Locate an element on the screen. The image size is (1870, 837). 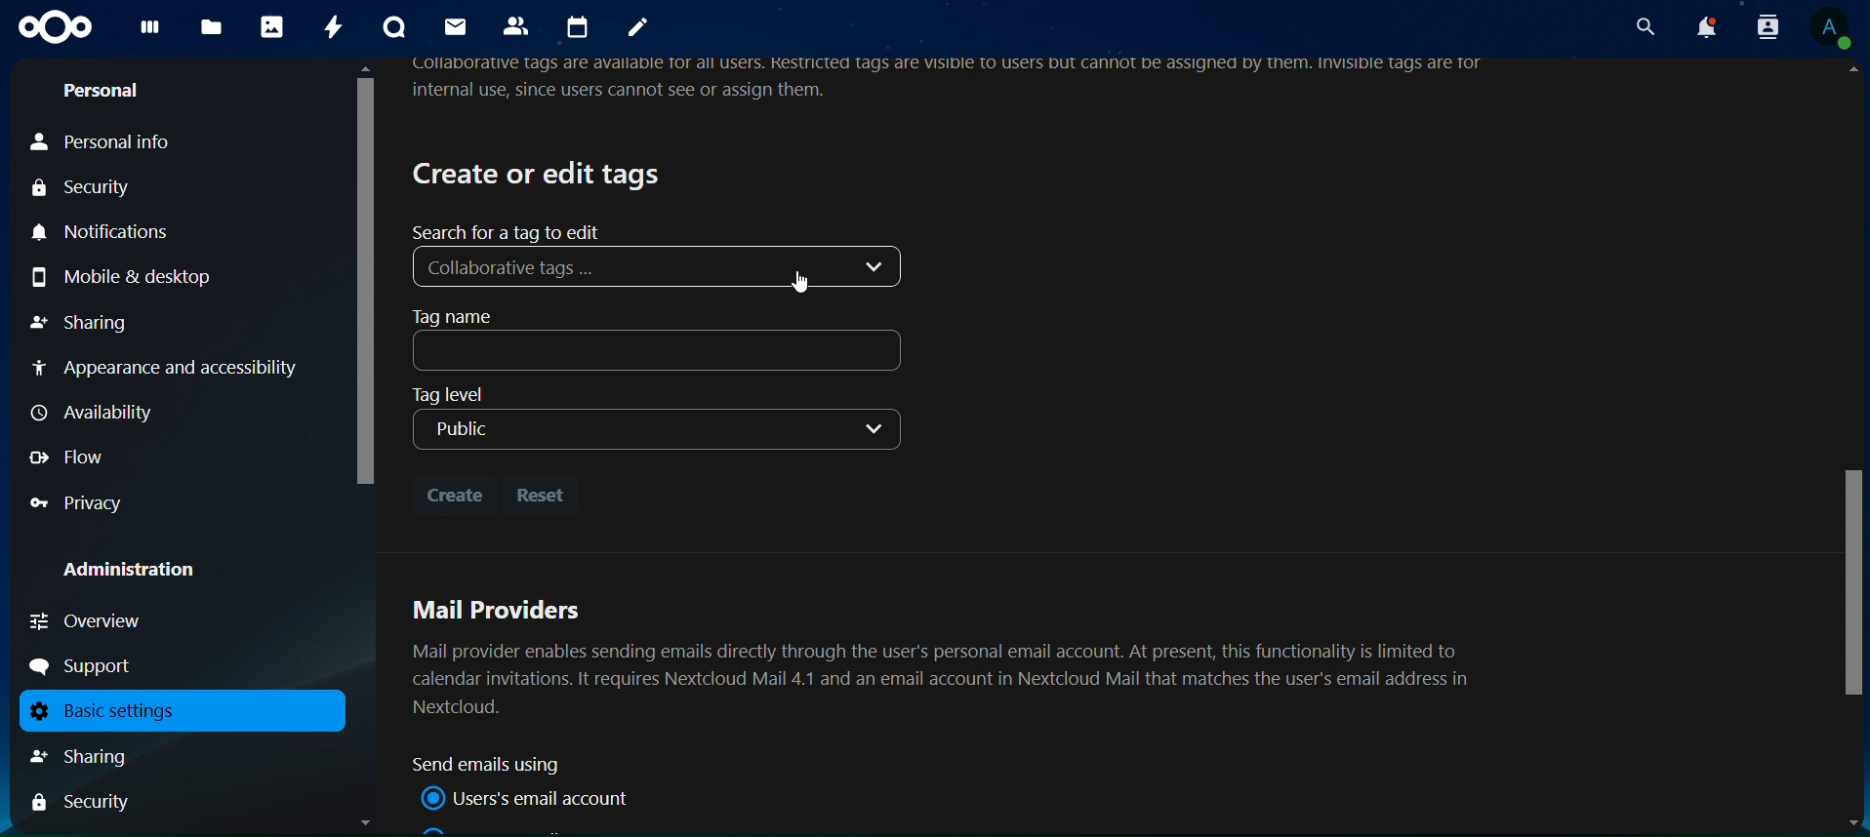
reset is located at coordinates (545, 495).